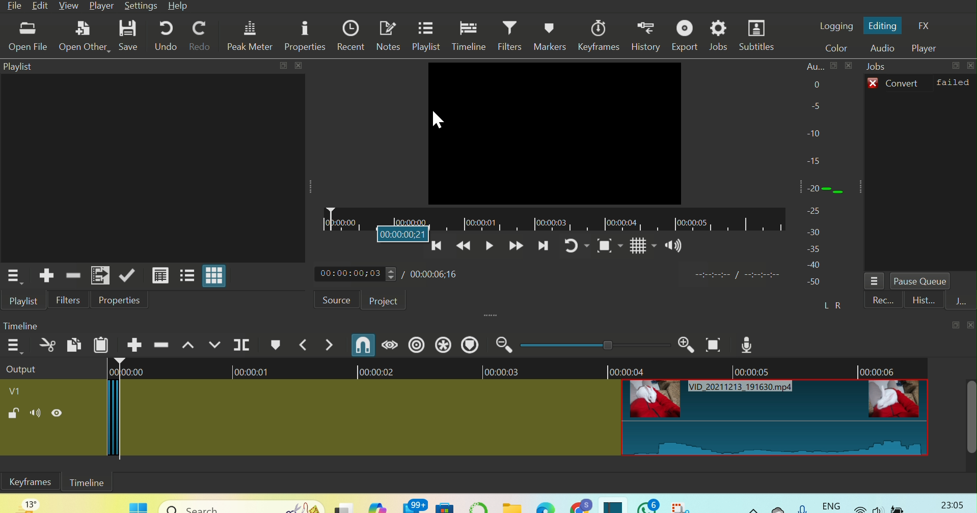  I want to click on Grid, so click(160, 276).